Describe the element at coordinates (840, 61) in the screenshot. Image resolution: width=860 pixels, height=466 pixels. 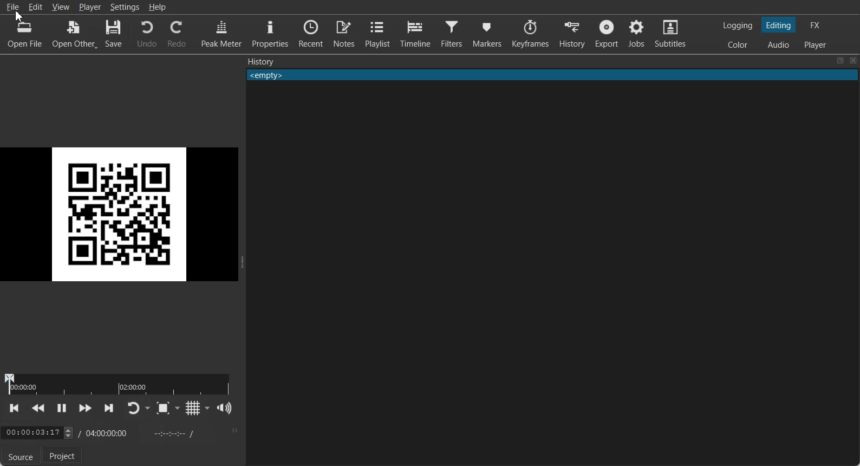
I see `Maximize` at that location.